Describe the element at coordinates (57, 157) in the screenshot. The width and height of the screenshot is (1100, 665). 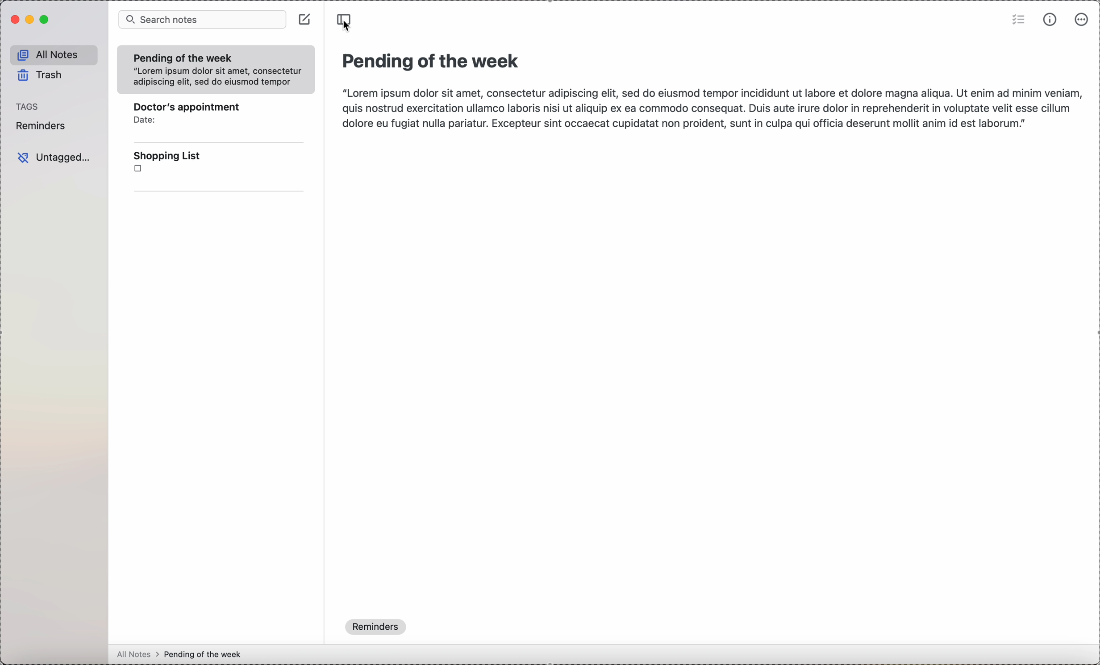
I see `untagged` at that location.